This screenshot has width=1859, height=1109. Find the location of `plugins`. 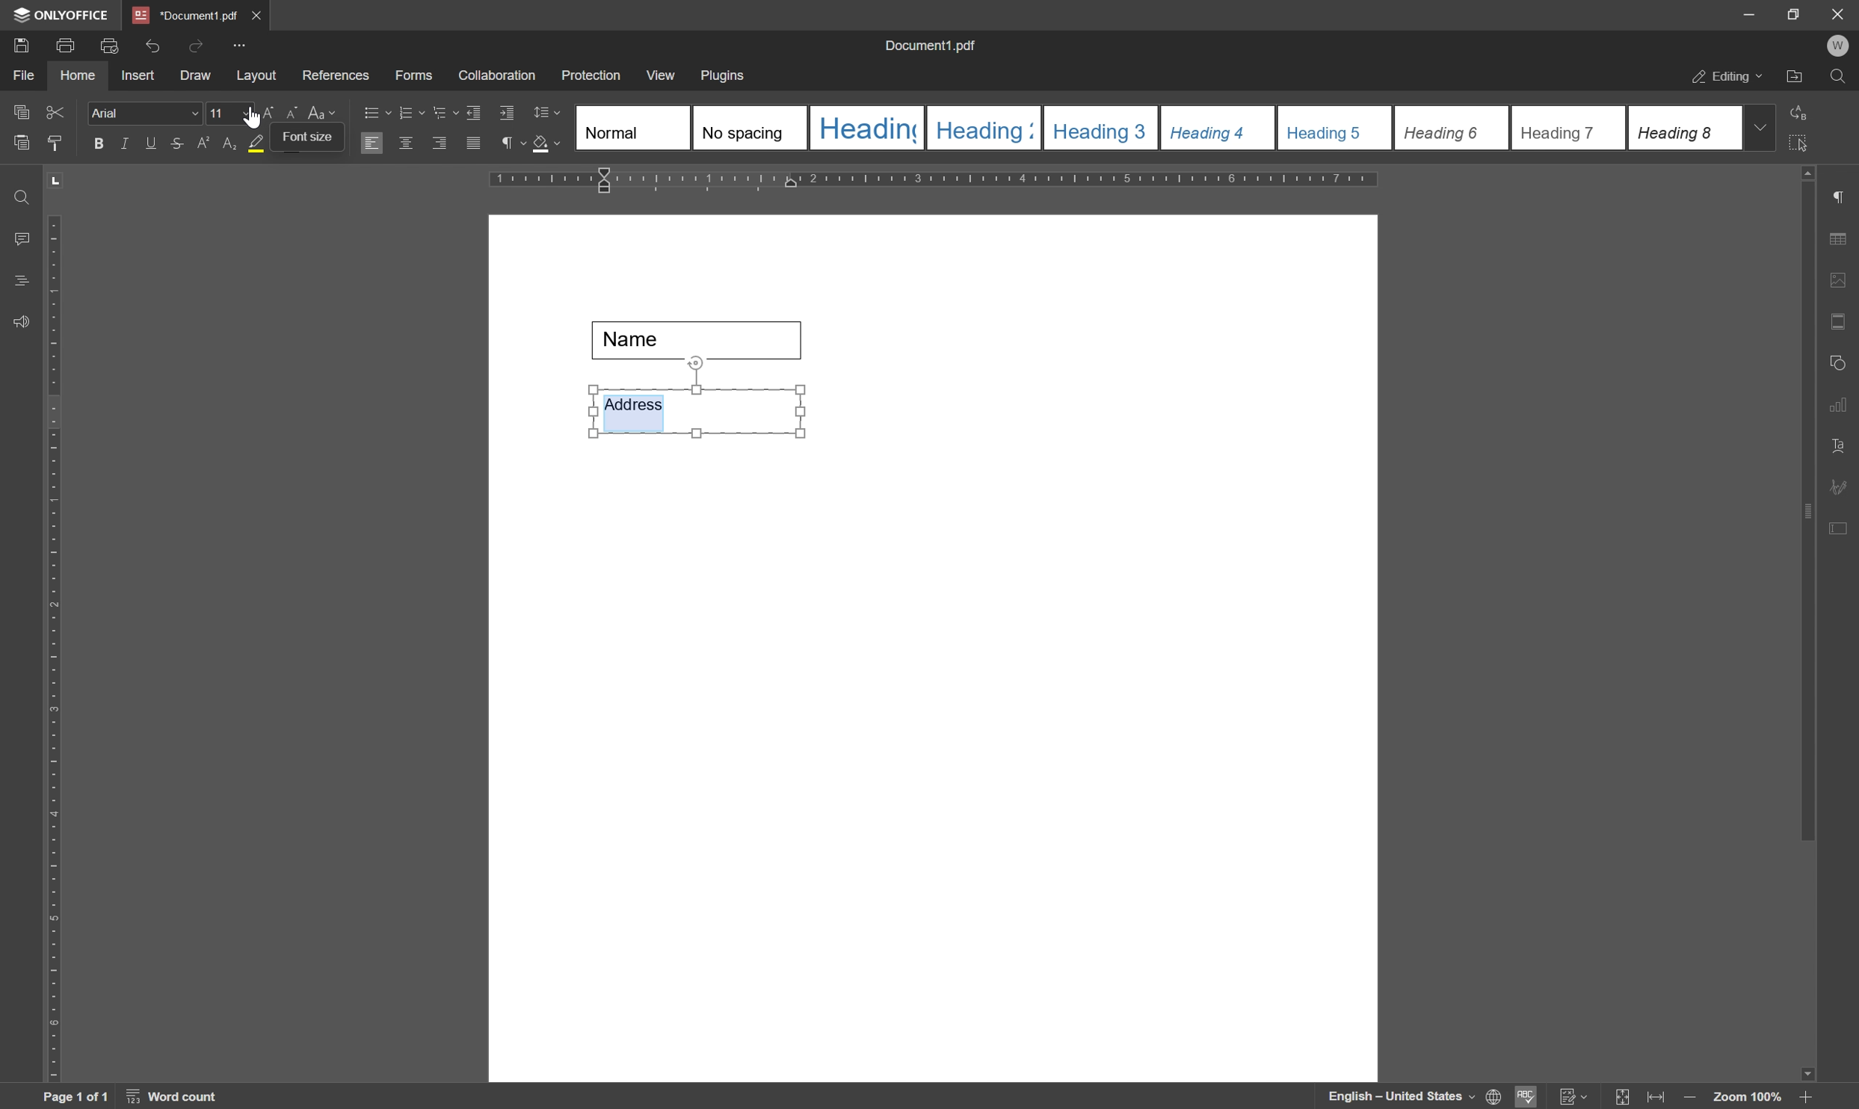

plugins is located at coordinates (724, 76).